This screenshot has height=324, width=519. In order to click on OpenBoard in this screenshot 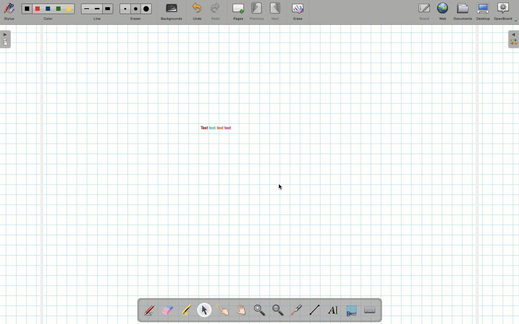, I will do `click(506, 12)`.